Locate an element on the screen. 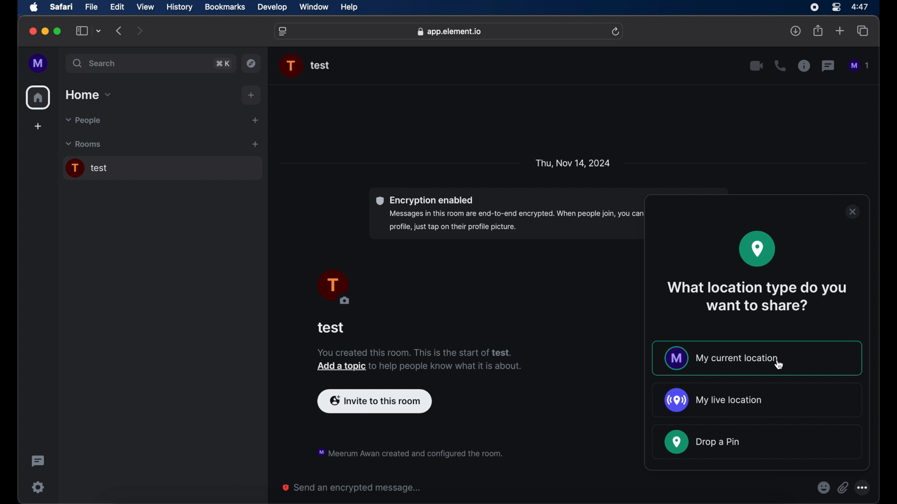 The width and height of the screenshot is (897, 504). downloads is located at coordinates (797, 31).